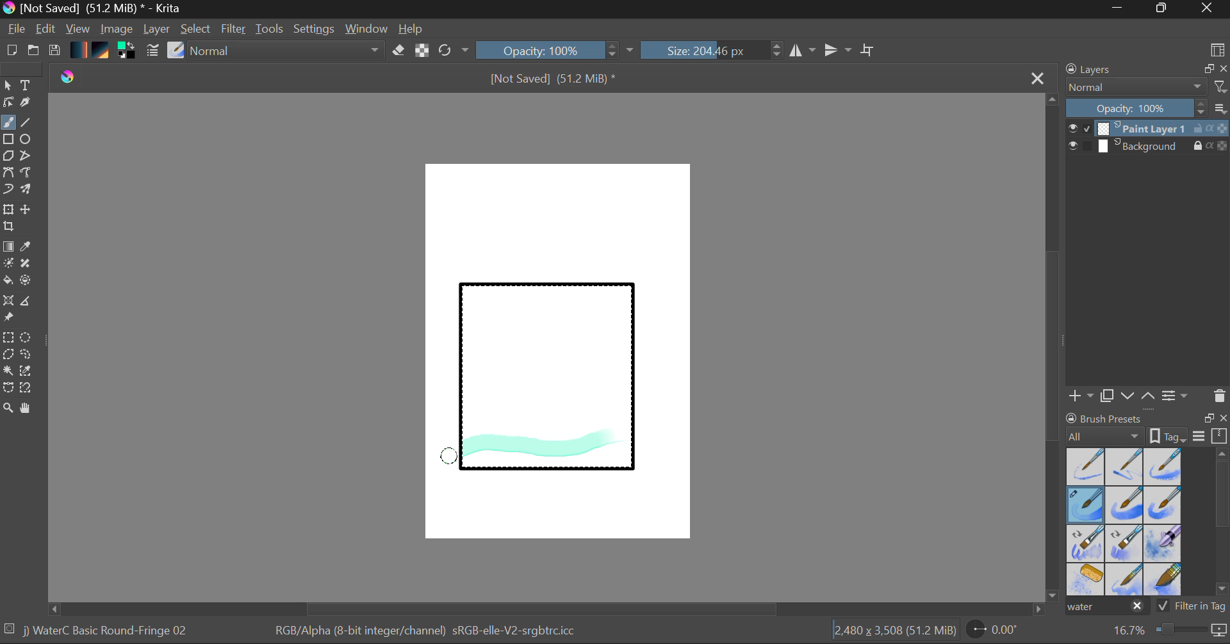 The image size is (1230, 644). Describe the element at coordinates (802, 51) in the screenshot. I see `Vertical Mirror Flip` at that location.